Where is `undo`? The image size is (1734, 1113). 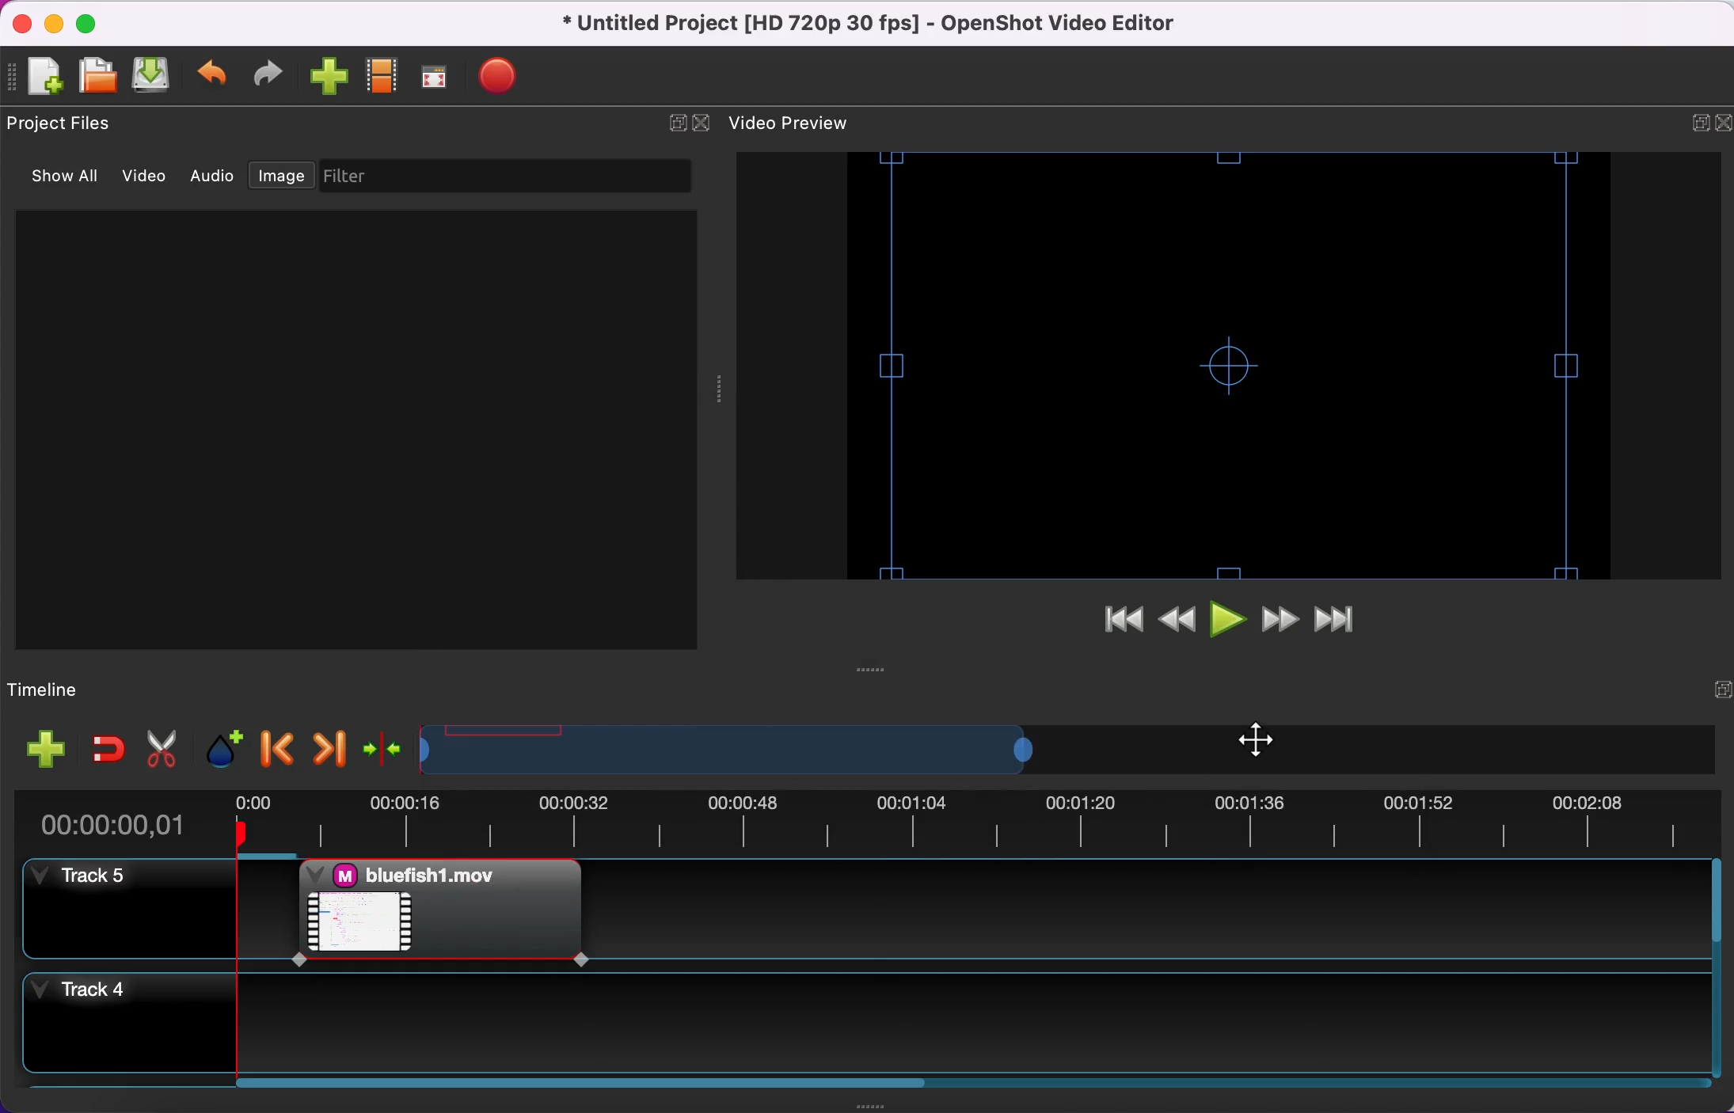 undo is located at coordinates (217, 78).